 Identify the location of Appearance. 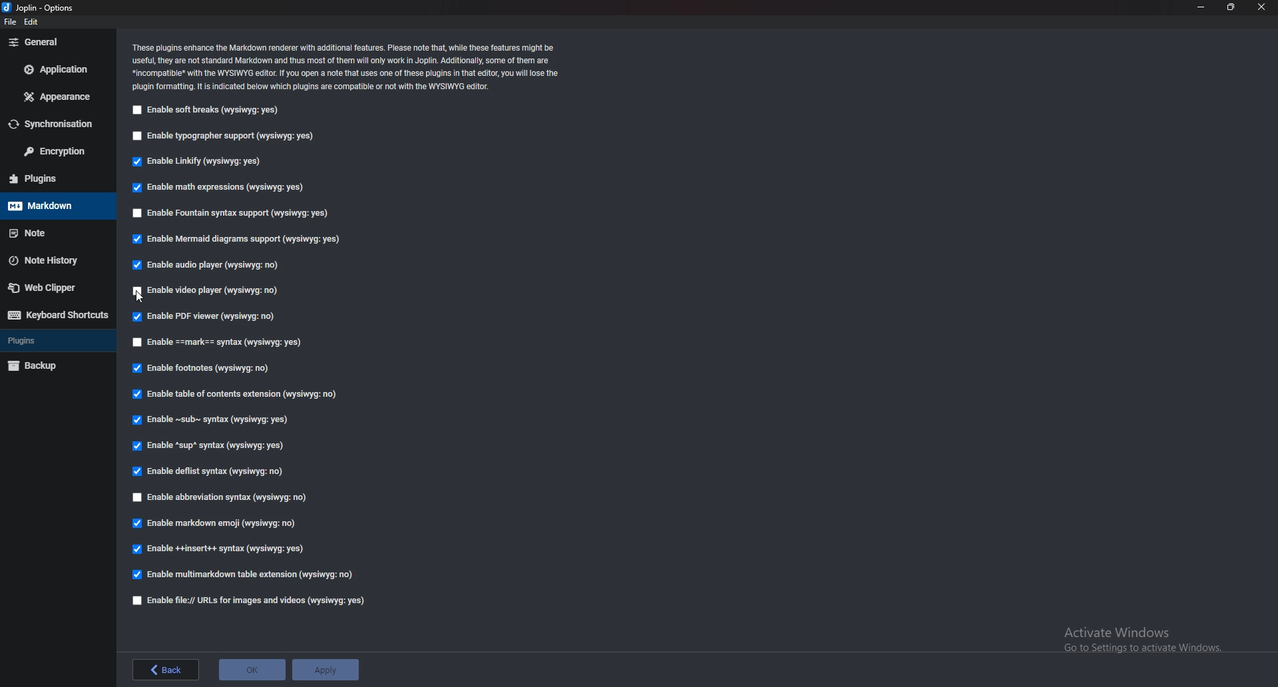
(56, 98).